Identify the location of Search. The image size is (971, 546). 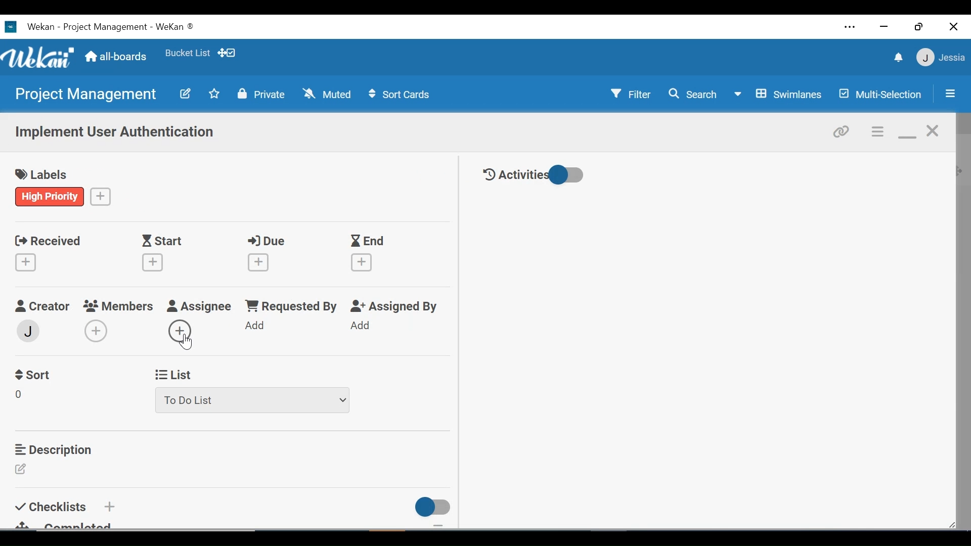
(692, 94).